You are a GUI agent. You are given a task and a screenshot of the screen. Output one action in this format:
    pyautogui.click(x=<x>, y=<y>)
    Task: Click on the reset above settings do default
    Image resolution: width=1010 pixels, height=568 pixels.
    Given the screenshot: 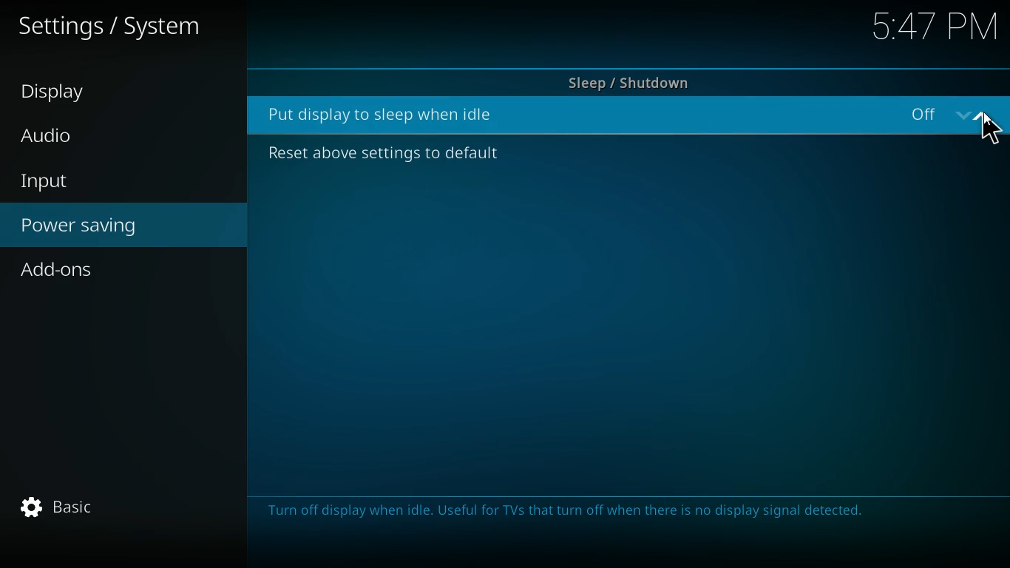 What is the action you would take?
    pyautogui.click(x=377, y=155)
    